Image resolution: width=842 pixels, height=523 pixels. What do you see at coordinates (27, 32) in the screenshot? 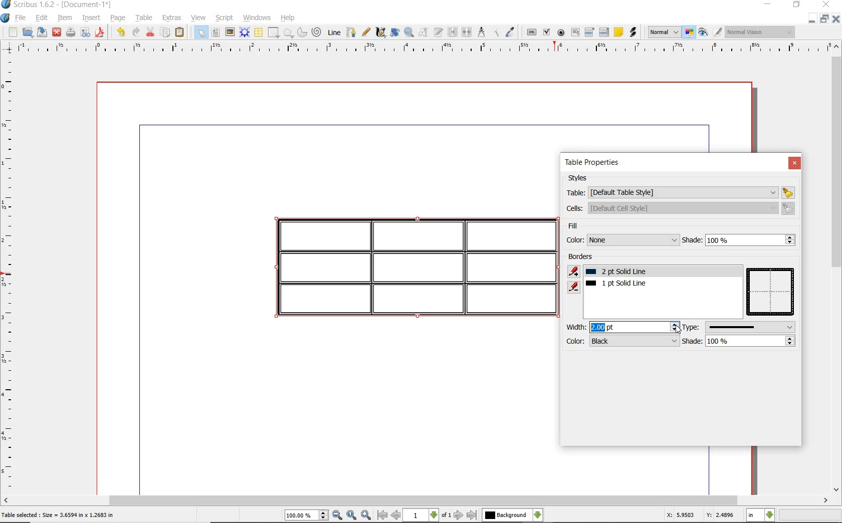
I see `open` at bounding box center [27, 32].